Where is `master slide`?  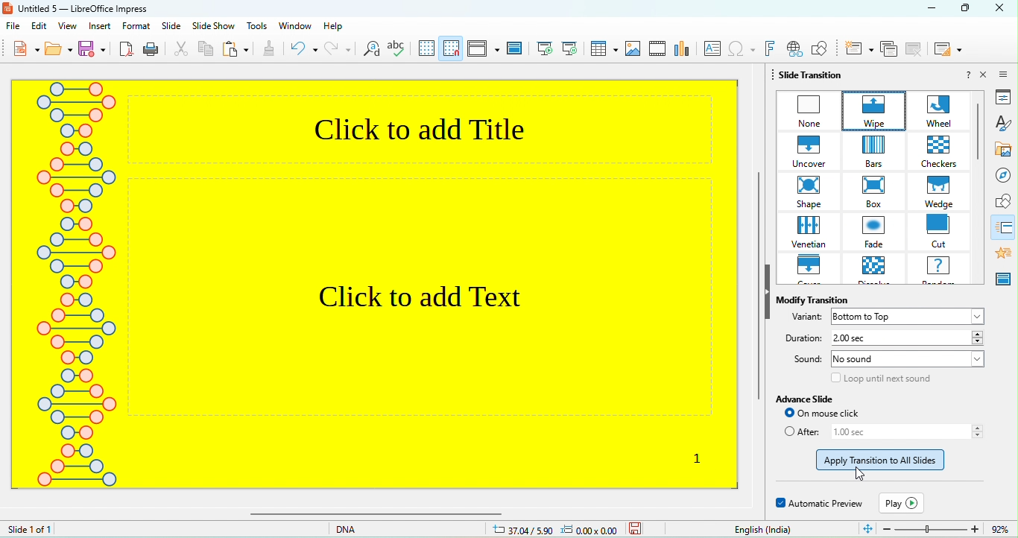
master slide is located at coordinates (1005, 277).